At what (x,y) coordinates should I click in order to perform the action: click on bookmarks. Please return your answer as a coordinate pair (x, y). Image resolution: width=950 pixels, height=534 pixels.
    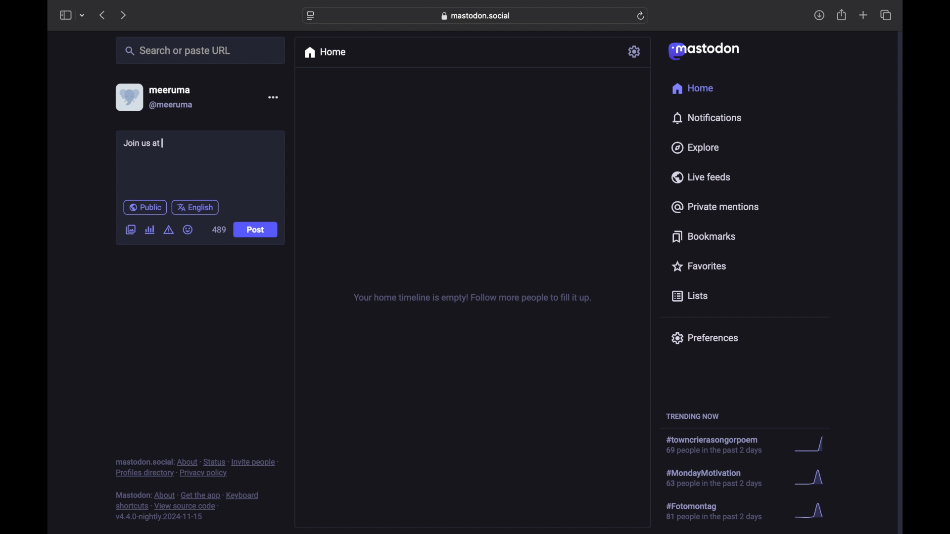
    Looking at the image, I should click on (704, 236).